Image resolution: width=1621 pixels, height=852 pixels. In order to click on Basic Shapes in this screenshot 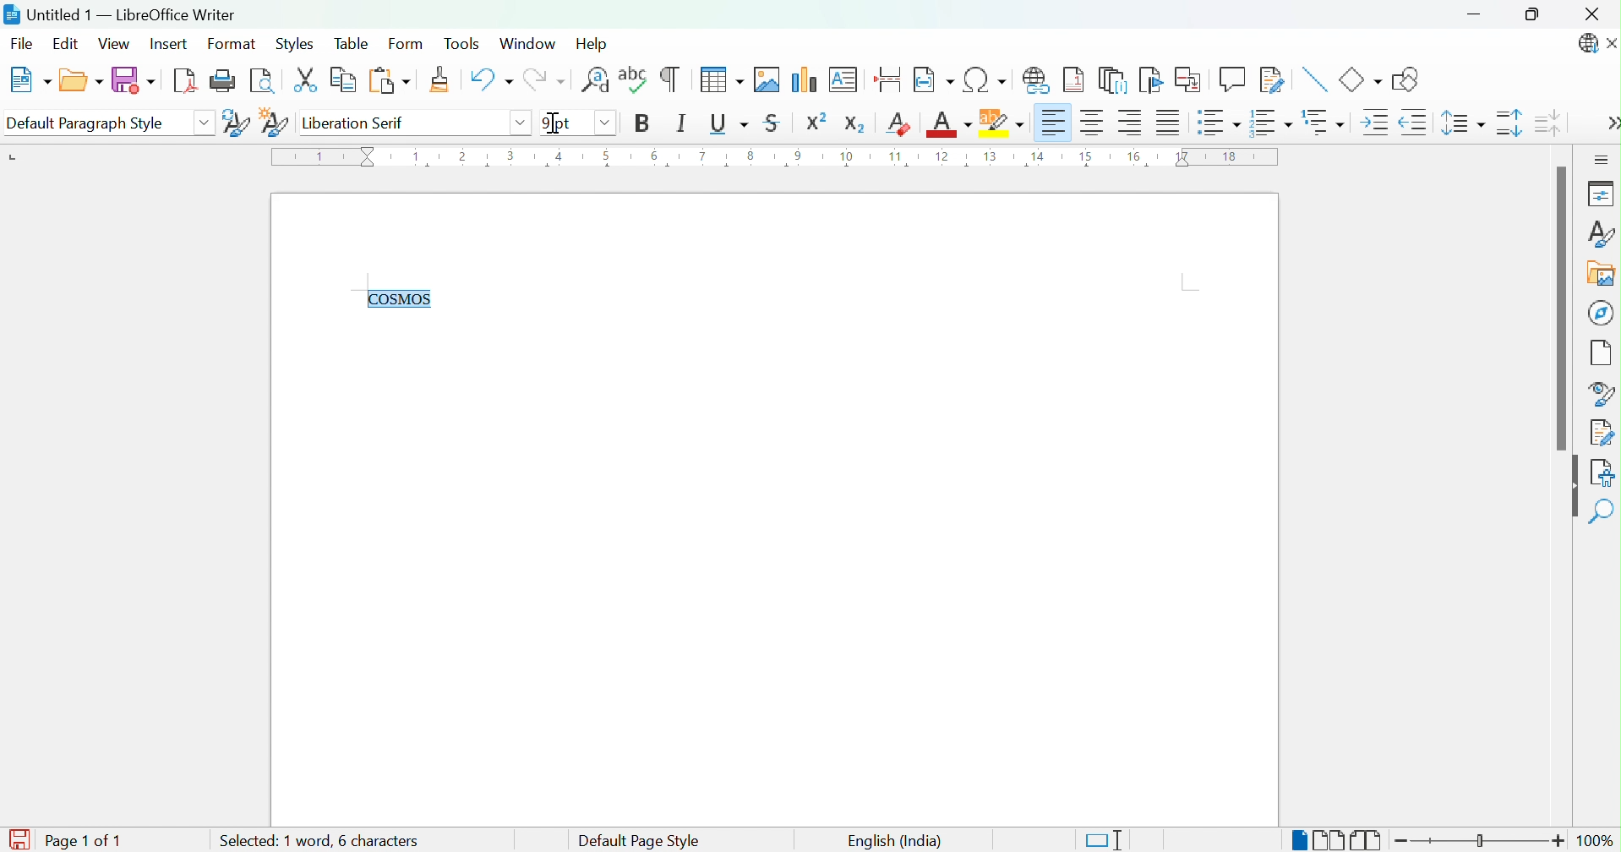, I will do `click(1359, 79)`.